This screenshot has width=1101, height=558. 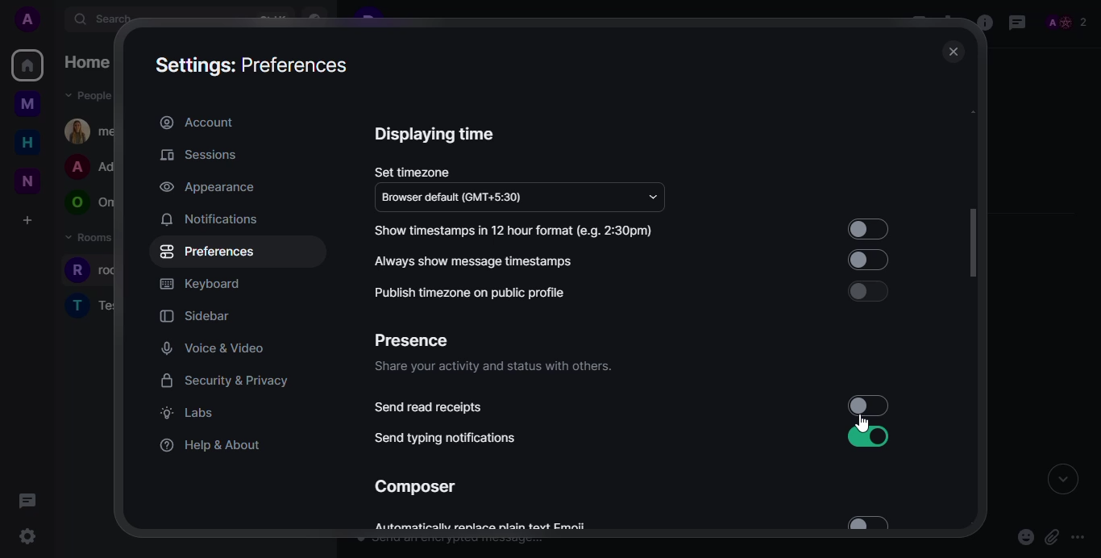 What do you see at coordinates (208, 251) in the screenshot?
I see `preferences` at bounding box center [208, 251].